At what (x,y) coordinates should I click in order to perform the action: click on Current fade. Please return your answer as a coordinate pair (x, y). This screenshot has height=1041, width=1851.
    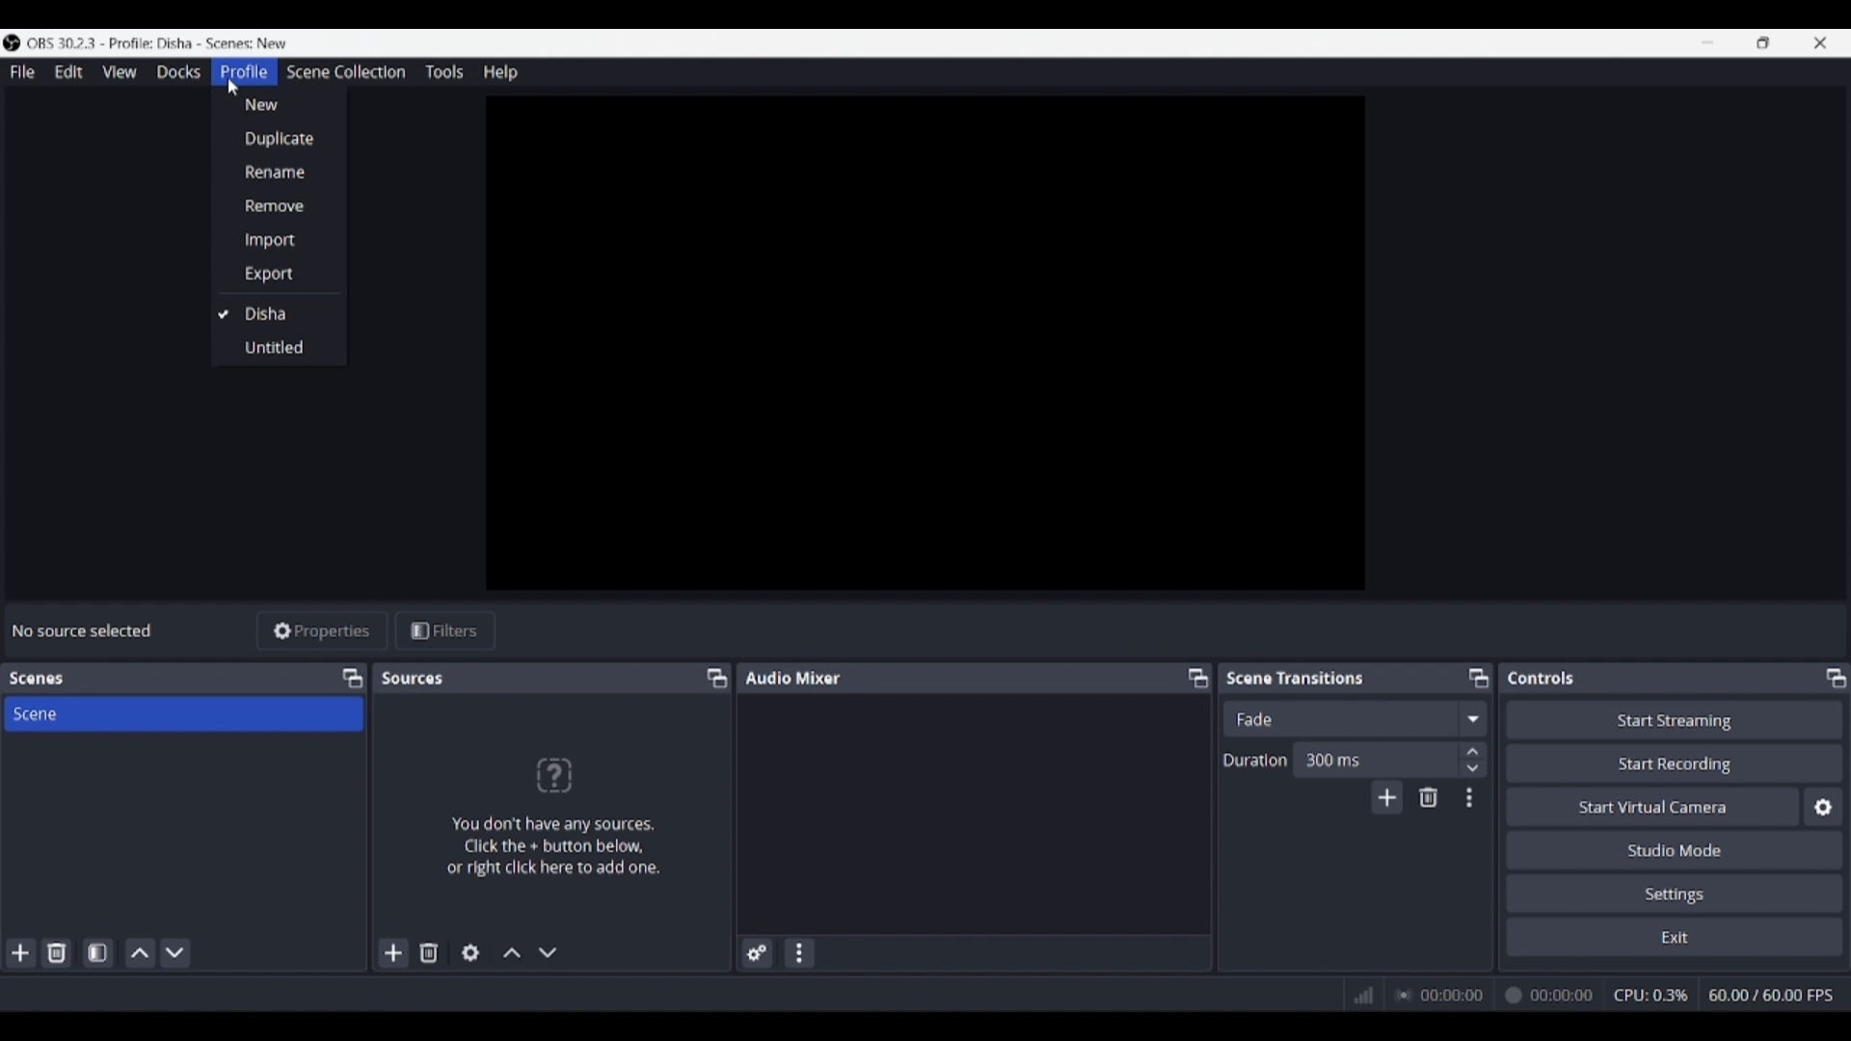
    Looking at the image, I should click on (1339, 718).